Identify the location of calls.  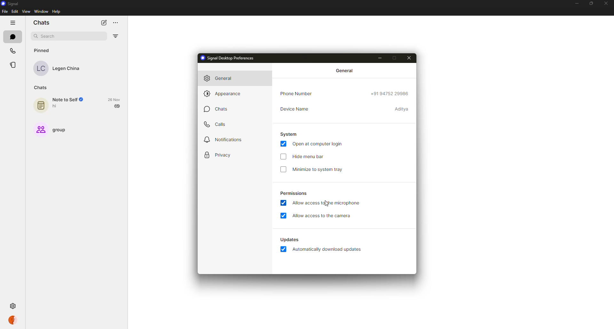
(214, 125).